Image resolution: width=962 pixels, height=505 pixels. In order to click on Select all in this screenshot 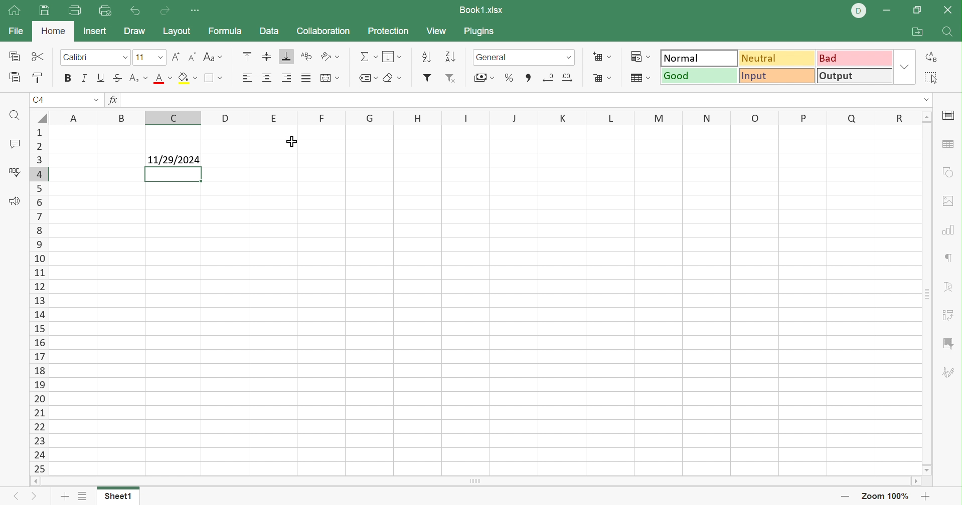, I will do `click(931, 77)`.